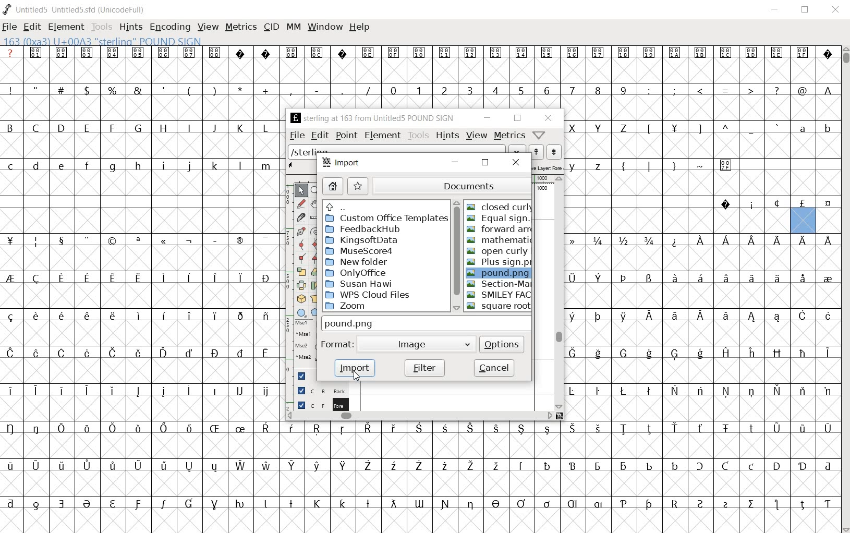 The width and height of the screenshot is (850, 533). I want to click on y, so click(574, 166).